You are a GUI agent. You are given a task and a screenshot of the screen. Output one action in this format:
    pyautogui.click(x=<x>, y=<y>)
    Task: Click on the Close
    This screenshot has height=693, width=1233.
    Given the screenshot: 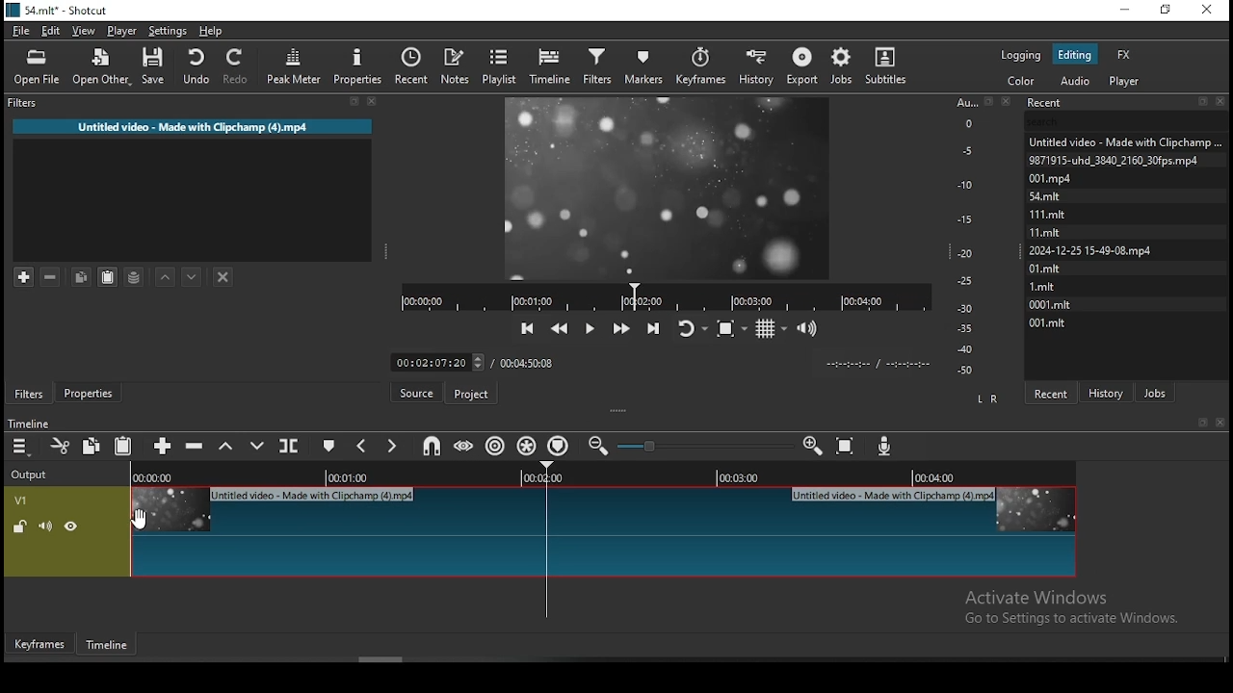 What is the action you would take?
    pyautogui.click(x=1010, y=100)
    